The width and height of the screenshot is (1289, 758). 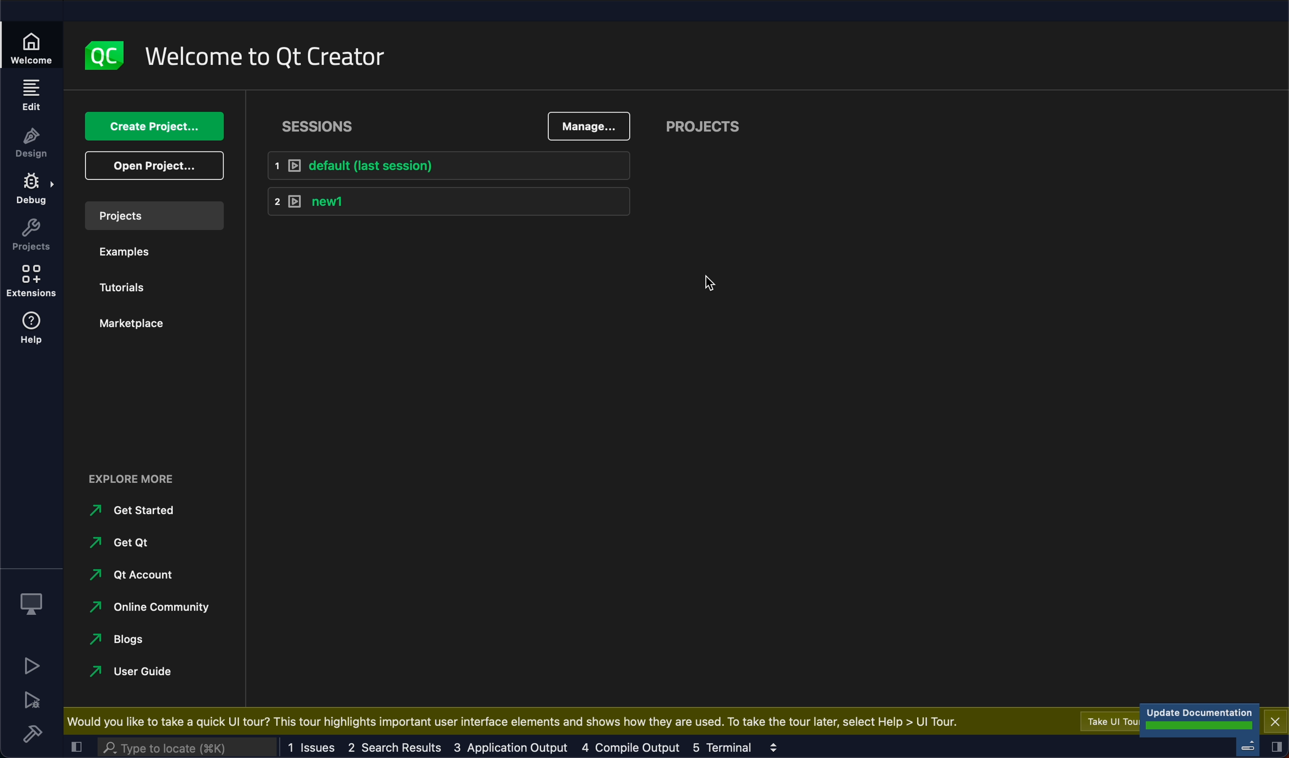 What do you see at coordinates (586, 126) in the screenshot?
I see `manage` at bounding box center [586, 126].